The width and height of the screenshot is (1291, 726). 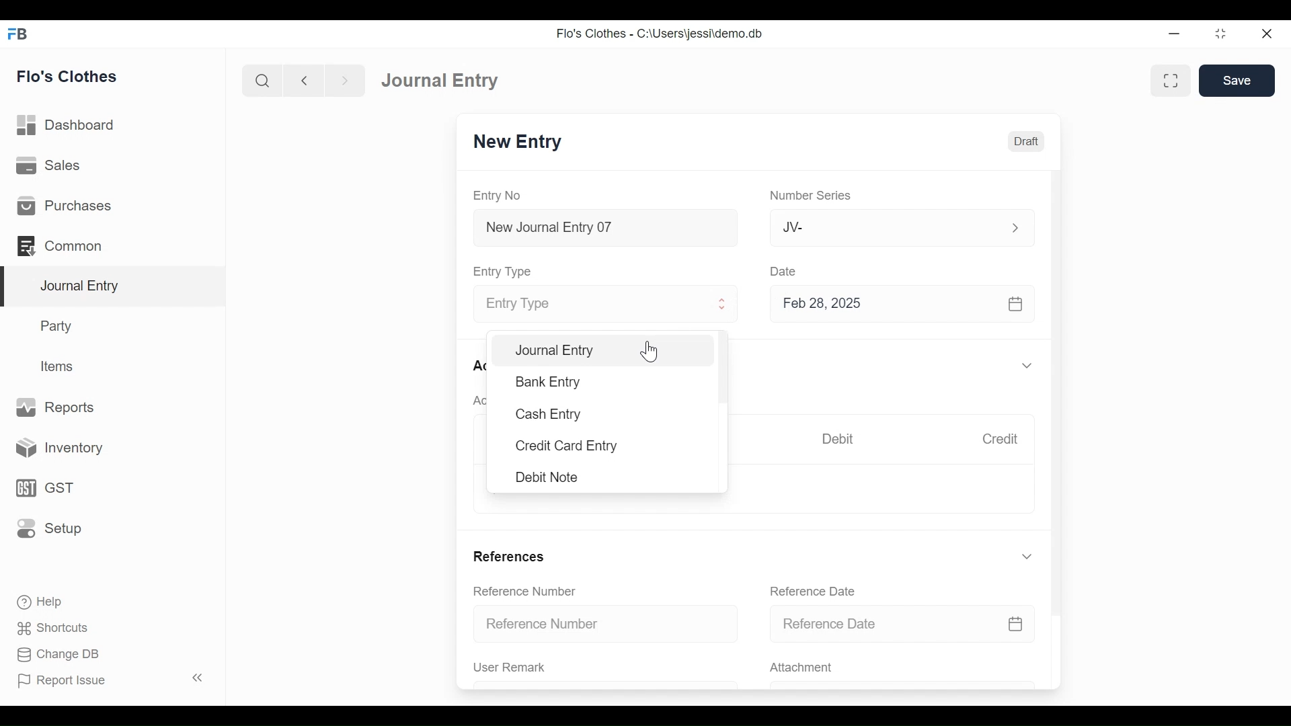 What do you see at coordinates (18, 34) in the screenshot?
I see `Frappe Books Desktop Icon` at bounding box center [18, 34].